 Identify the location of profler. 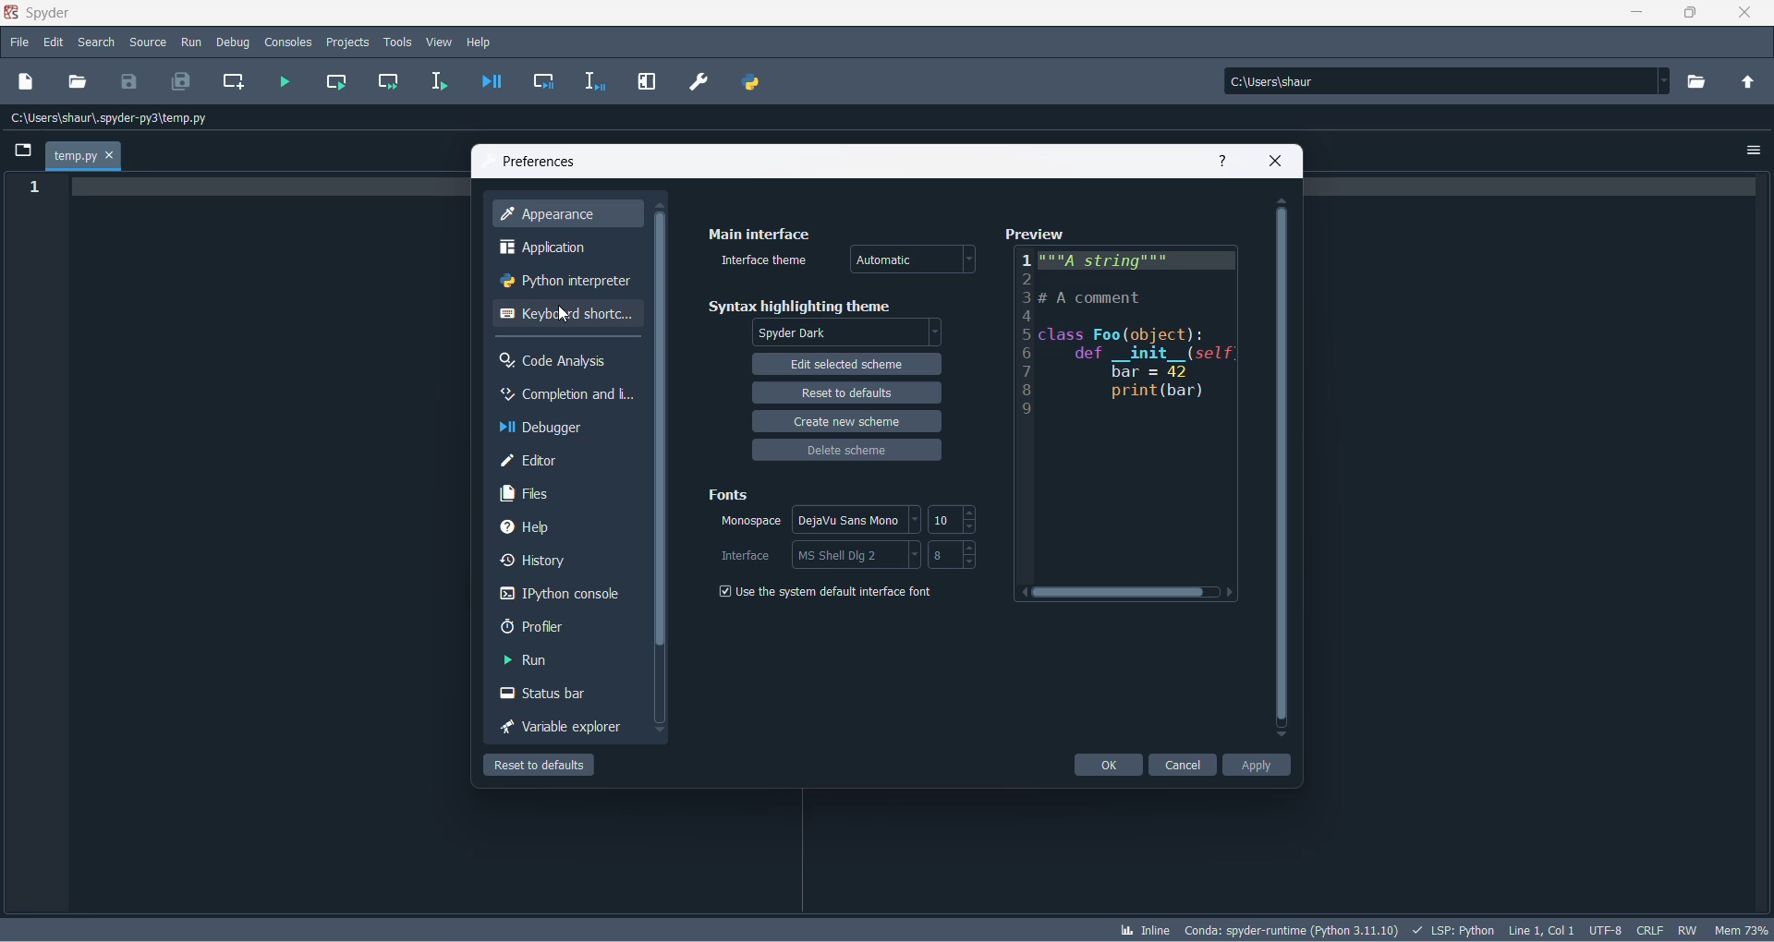
(557, 627).